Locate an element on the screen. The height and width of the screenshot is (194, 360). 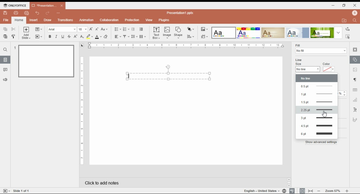
arrange shapes is located at coordinates (191, 29).